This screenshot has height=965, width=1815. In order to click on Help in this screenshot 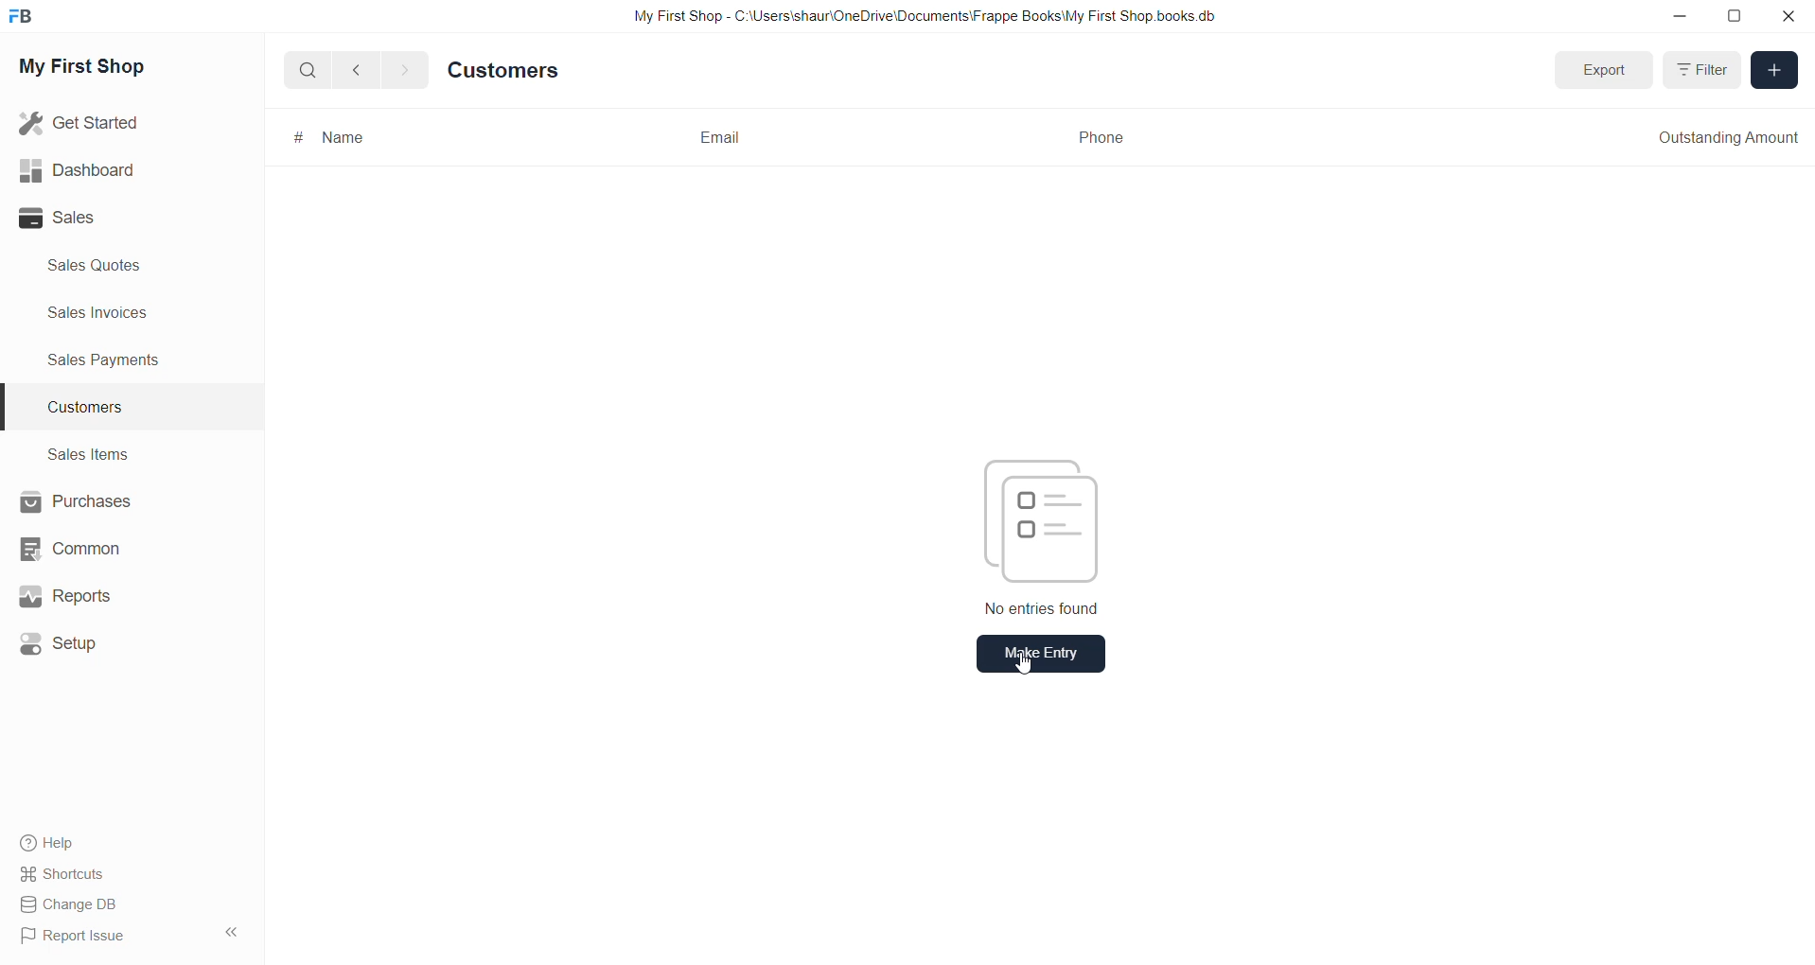, I will do `click(44, 840)`.